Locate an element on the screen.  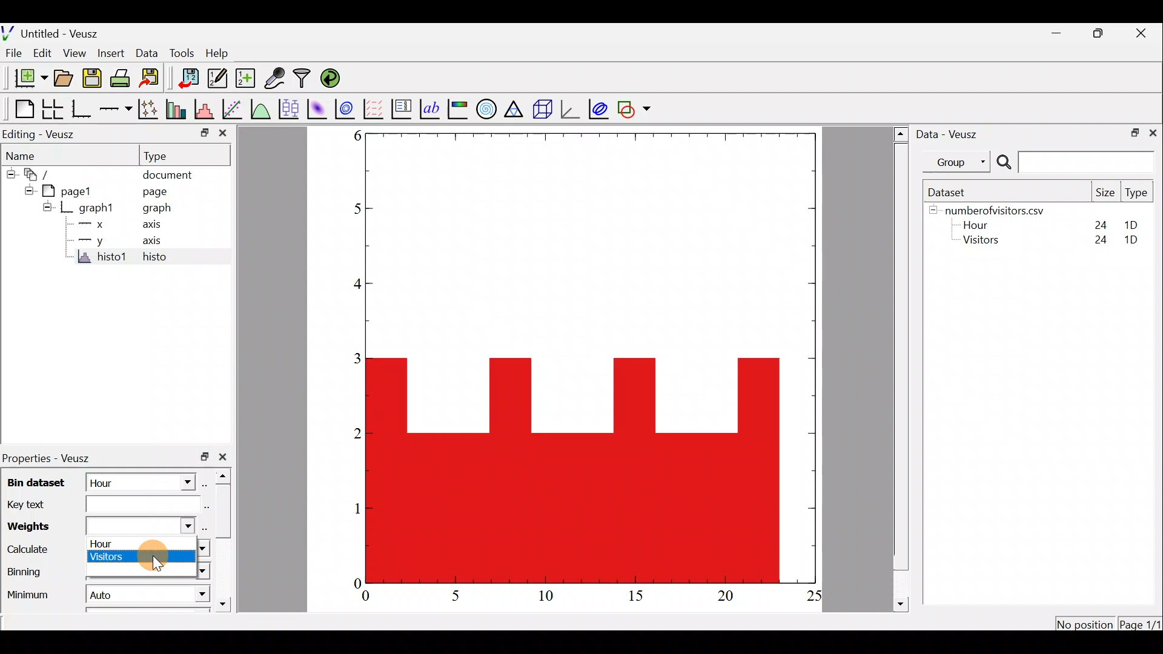
24 is located at coordinates (1098, 240).